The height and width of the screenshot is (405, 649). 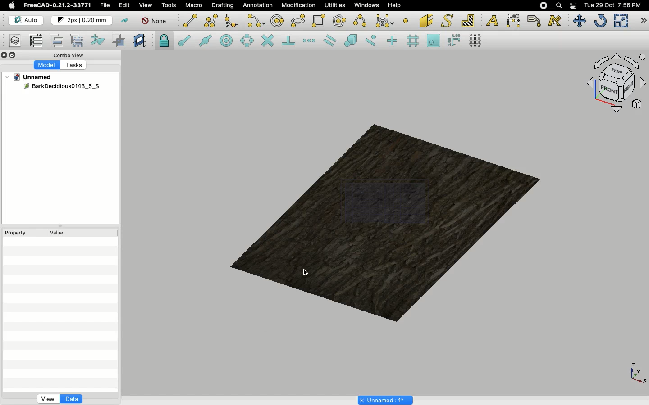 I want to click on Help, so click(x=396, y=5).